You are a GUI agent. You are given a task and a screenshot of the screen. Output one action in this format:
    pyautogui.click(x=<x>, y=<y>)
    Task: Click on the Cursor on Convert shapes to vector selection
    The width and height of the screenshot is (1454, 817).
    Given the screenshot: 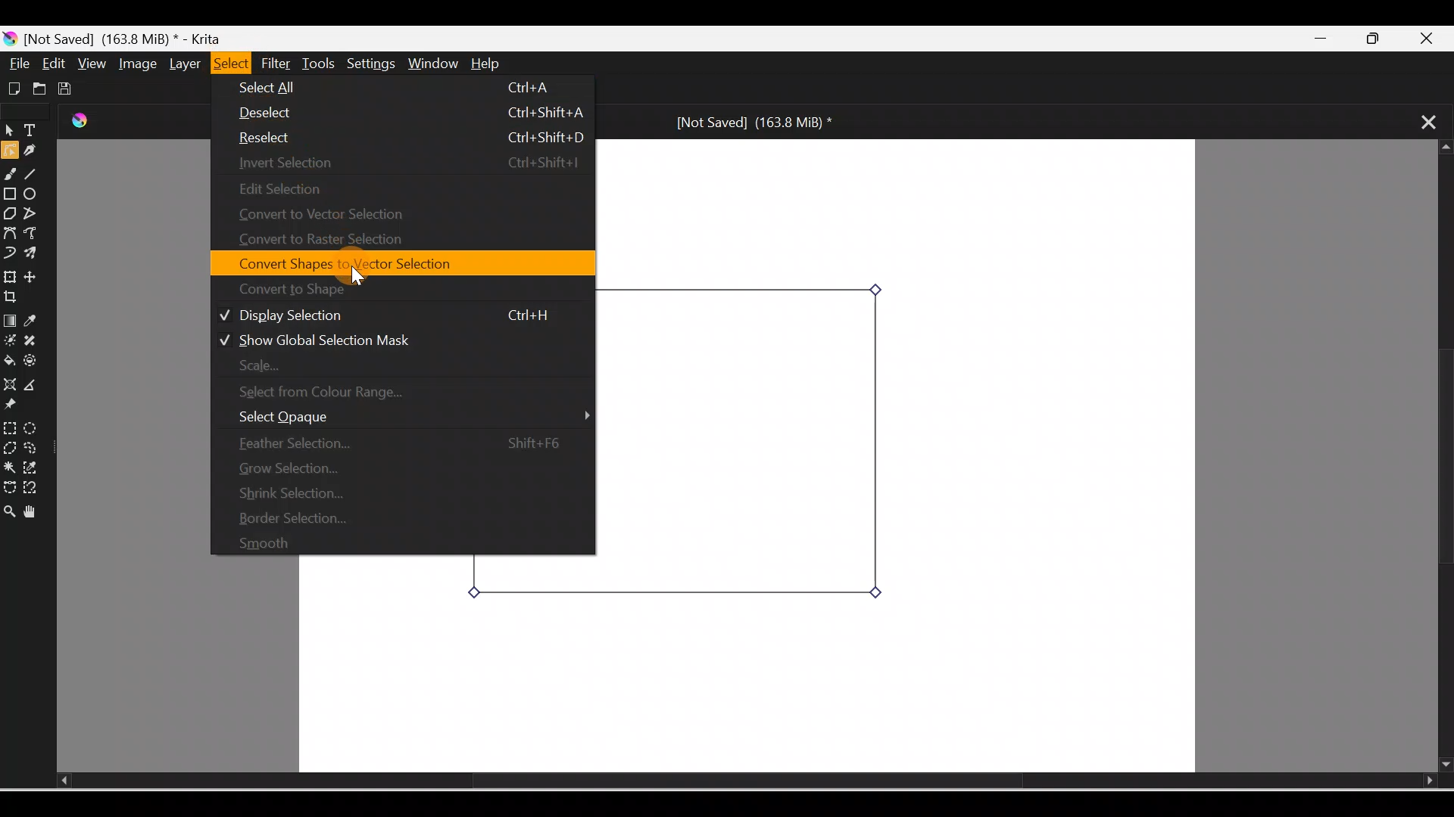 What is the action you would take?
    pyautogui.click(x=371, y=260)
    